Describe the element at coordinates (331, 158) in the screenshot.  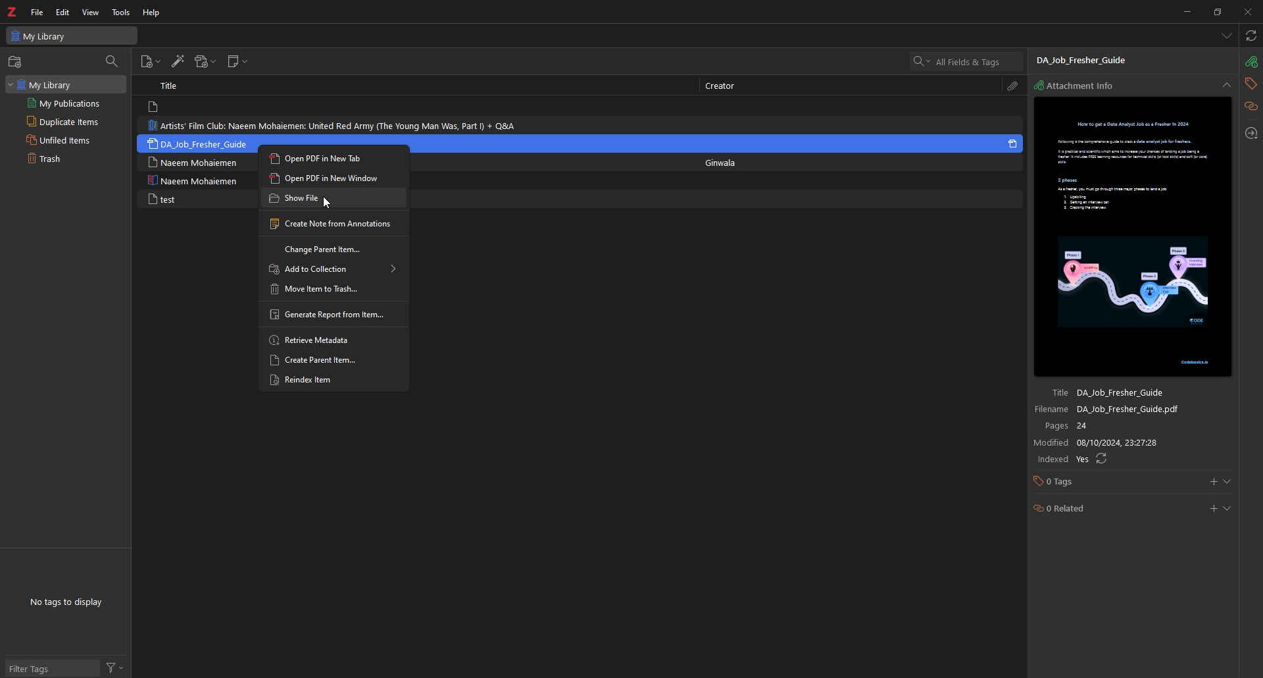
I see `open pdf in new tab` at that location.